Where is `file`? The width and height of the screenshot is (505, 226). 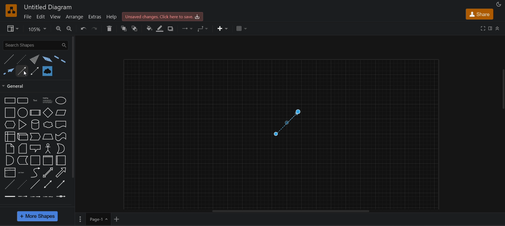 file is located at coordinates (27, 17).